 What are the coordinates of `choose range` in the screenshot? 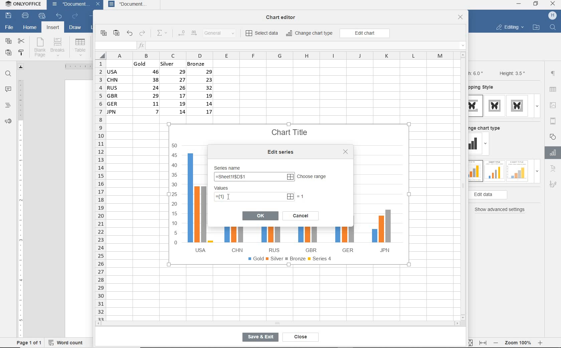 It's located at (313, 177).